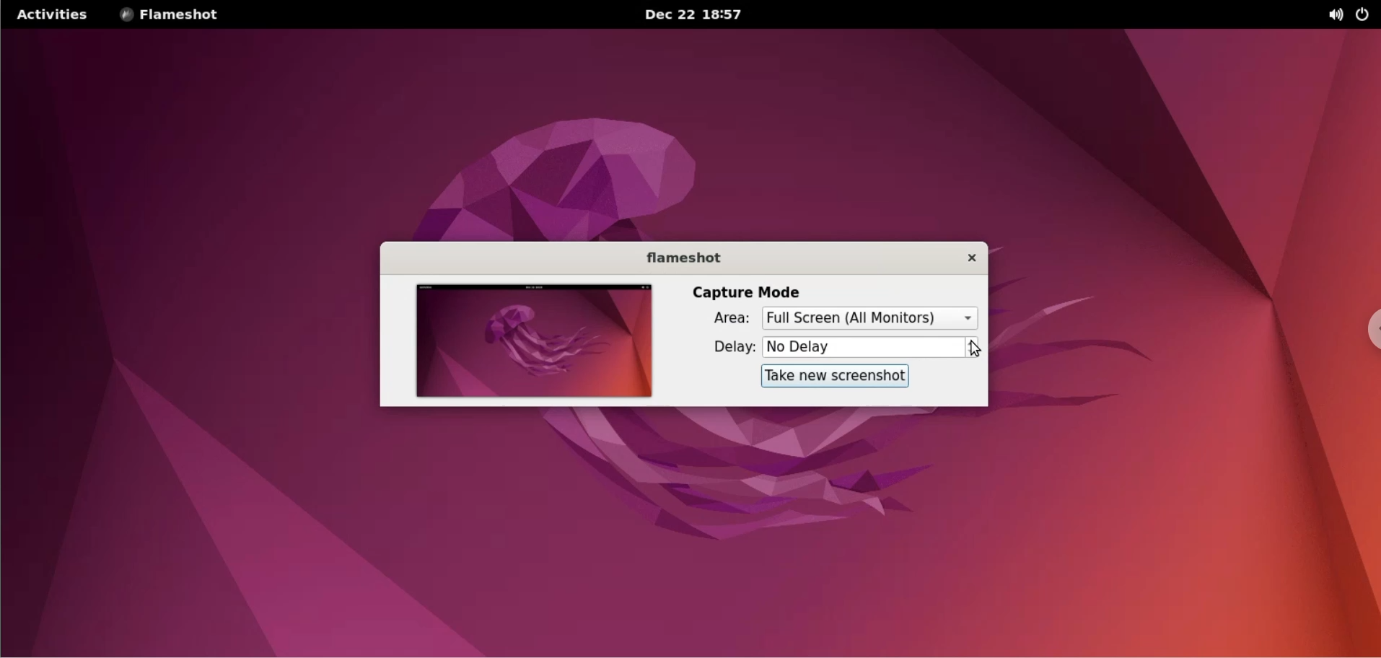 The height and width of the screenshot is (658, 1381). Describe the element at coordinates (722, 347) in the screenshot. I see `delay:` at that location.